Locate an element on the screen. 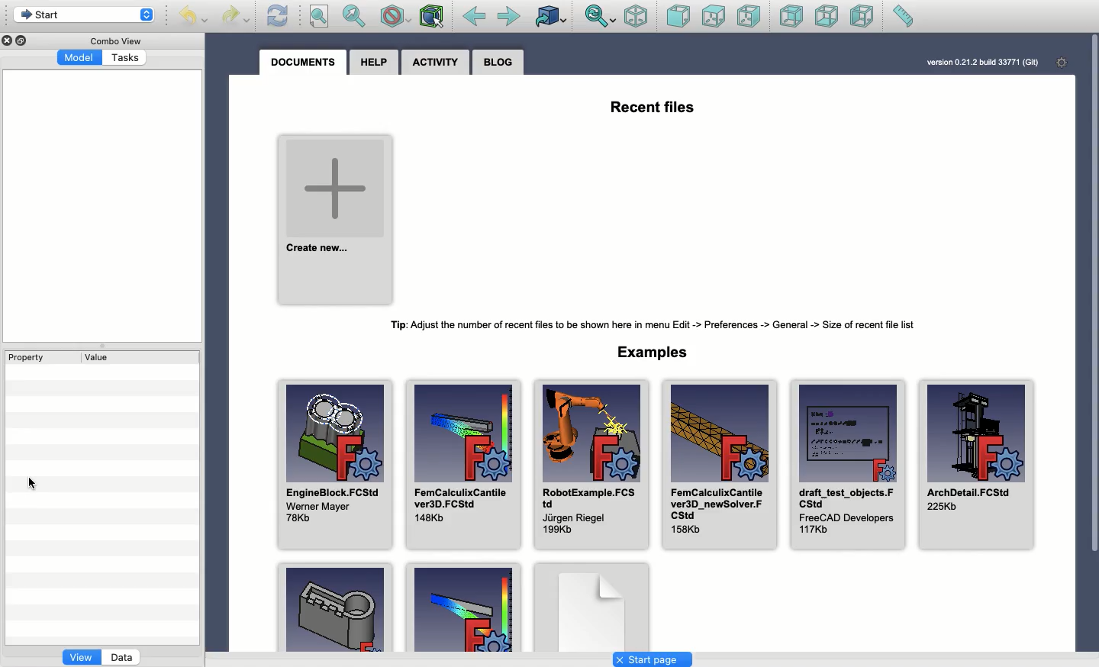 This screenshot has height=667, width=1099. Combo view is located at coordinates (114, 41).